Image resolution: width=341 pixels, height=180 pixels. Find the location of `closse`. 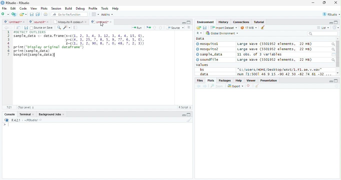

closse is located at coordinates (336, 3).